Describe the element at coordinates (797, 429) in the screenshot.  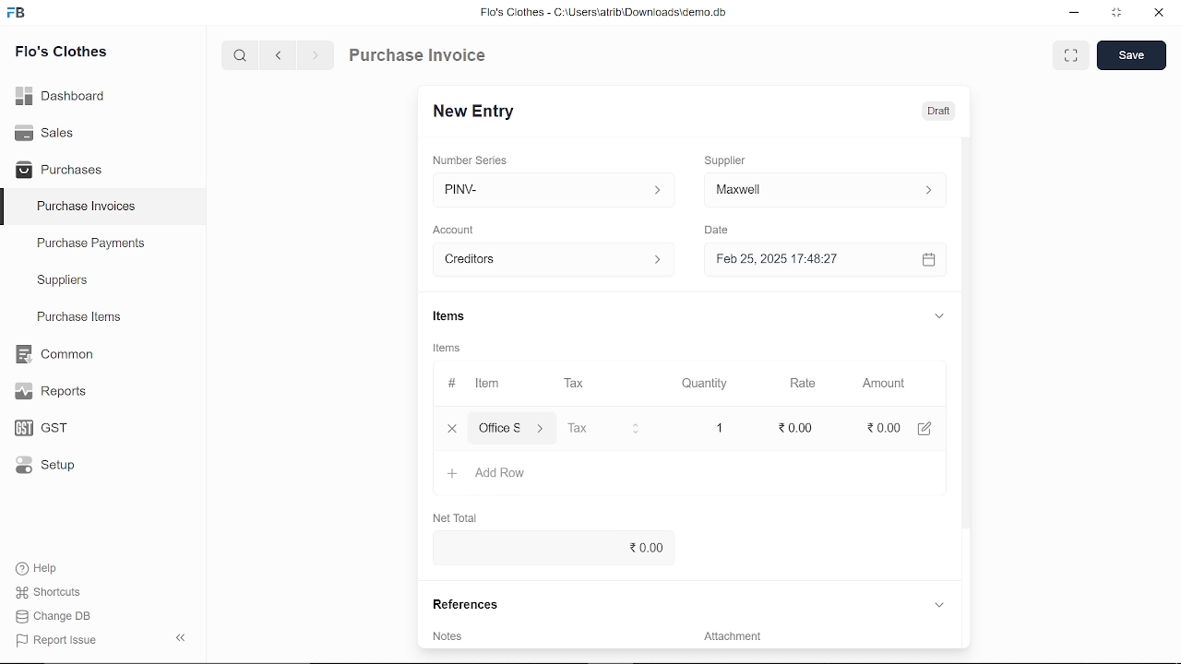
I see `0.00` at that location.